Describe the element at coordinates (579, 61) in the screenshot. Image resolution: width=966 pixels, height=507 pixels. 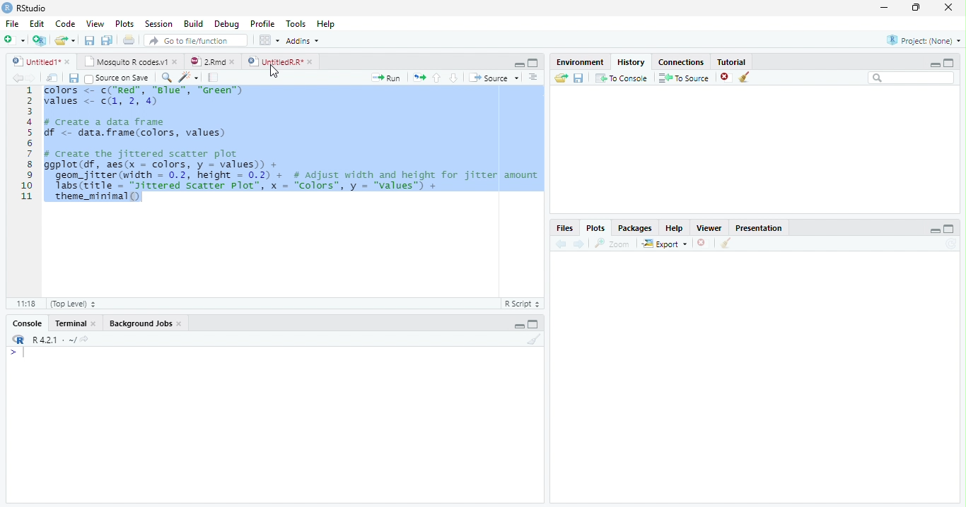
I see `Environment` at that location.